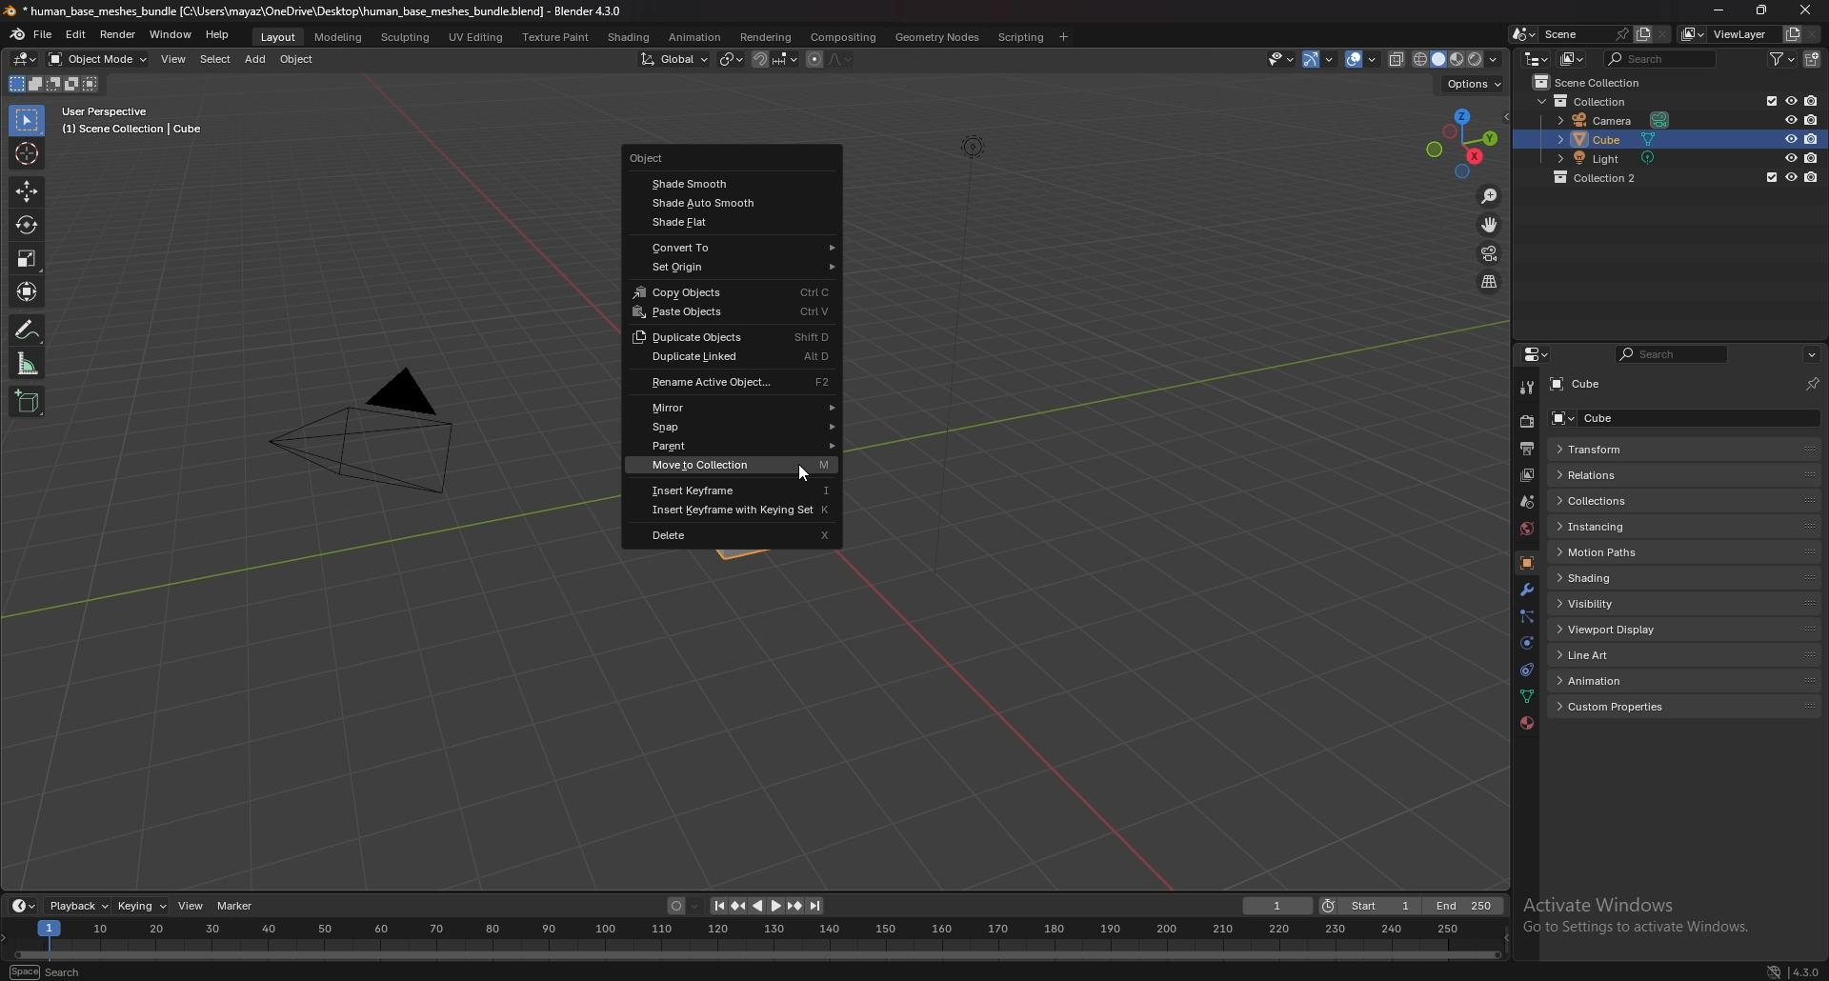 The image size is (1829, 981). What do you see at coordinates (1623, 474) in the screenshot?
I see `relations` at bounding box center [1623, 474].